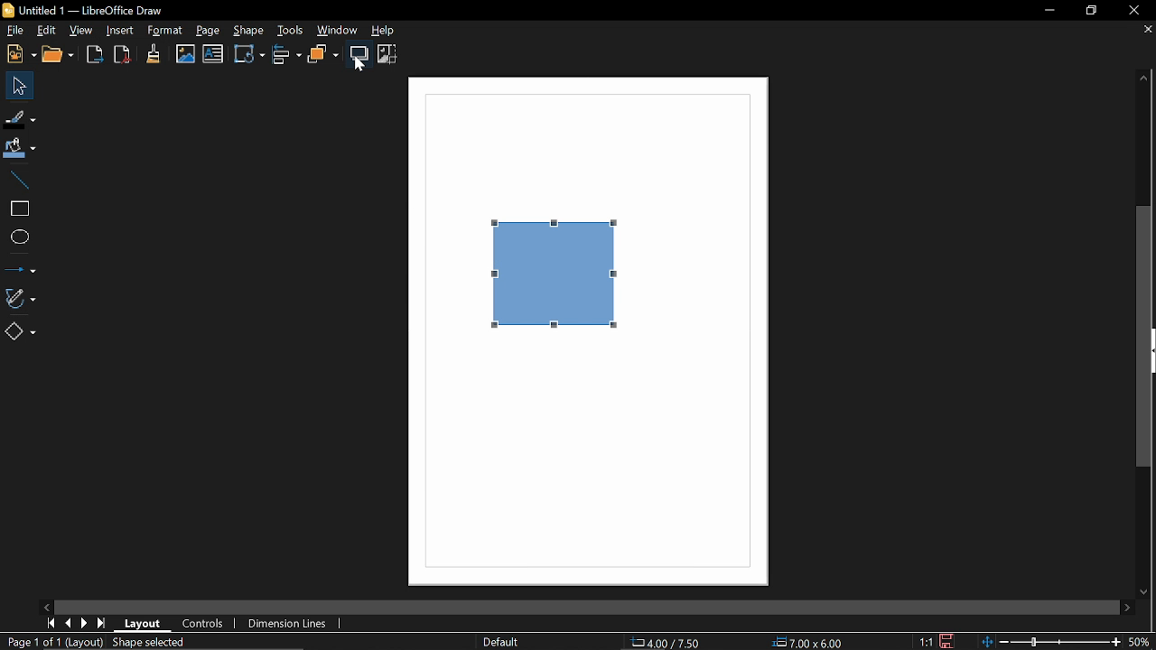  Describe the element at coordinates (1142, 79) in the screenshot. I see `Move up` at that location.